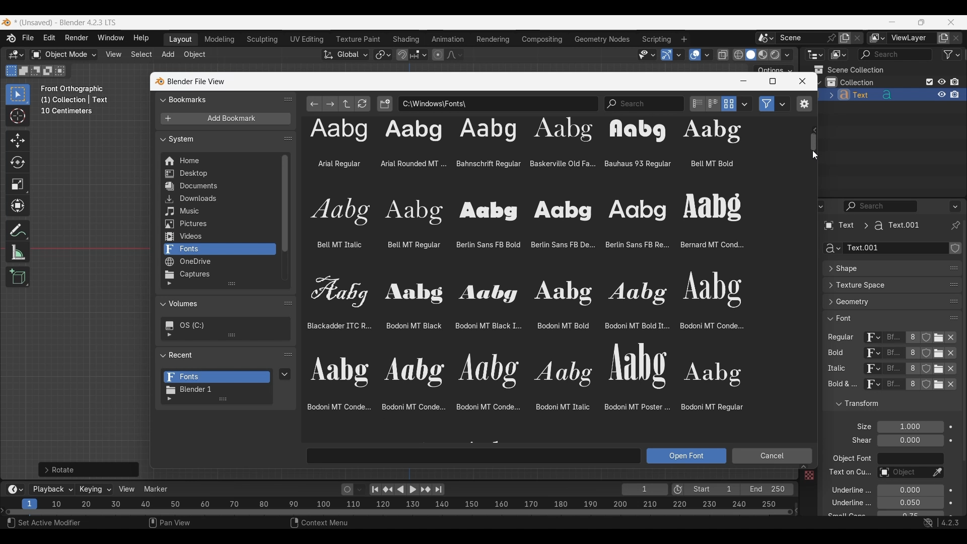  I want to click on Home folder, so click(219, 161).